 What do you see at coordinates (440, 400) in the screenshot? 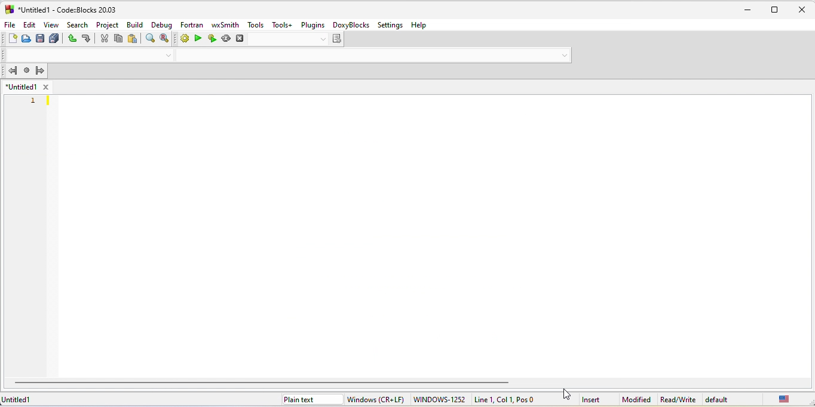
I see `windows 1252` at bounding box center [440, 400].